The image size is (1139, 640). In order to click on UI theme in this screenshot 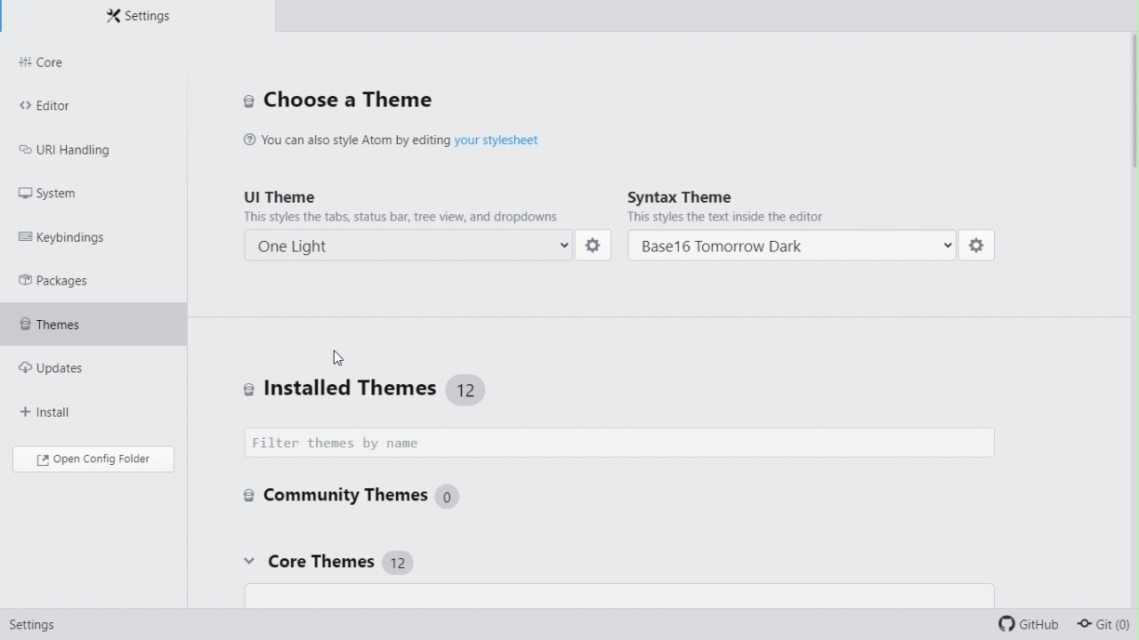, I will do `click(398, 193)`.